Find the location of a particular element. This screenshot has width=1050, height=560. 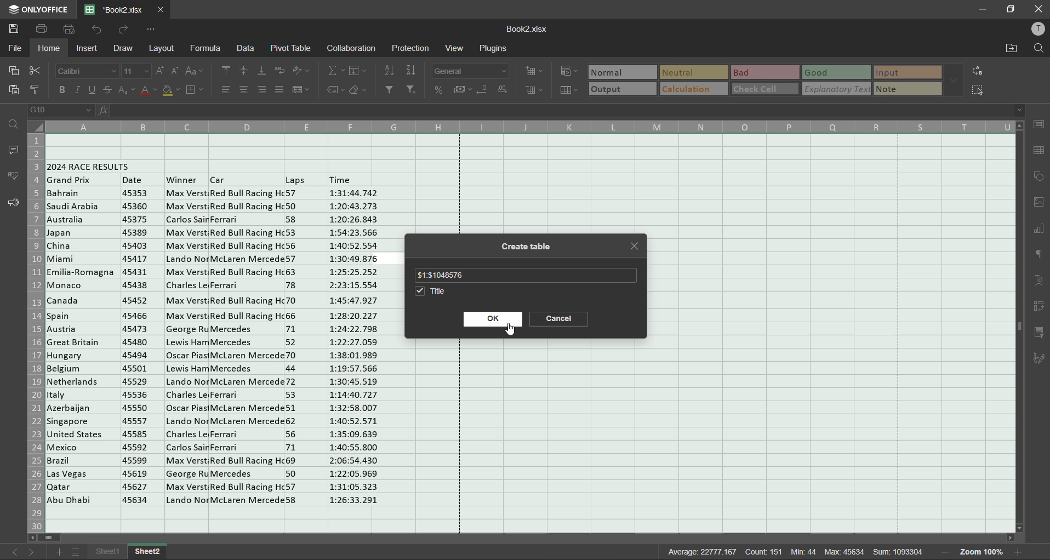

clear is located at coordinates (359, 92).